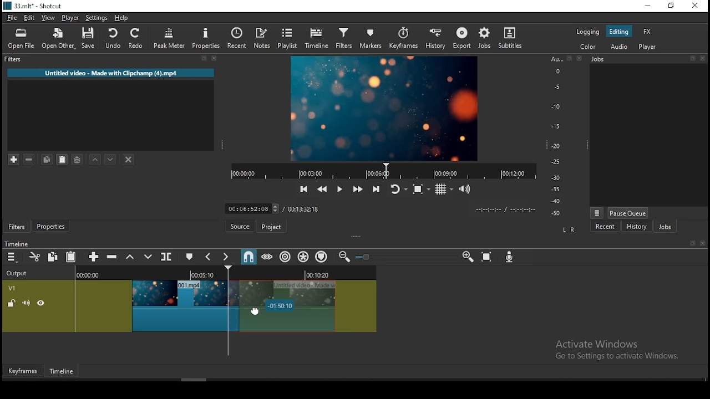 This screenshot has height=399, width=710. What do you see at coordinates (11, 303) in the screenshot?
I see `(un)lock` at bounding box center [11, 303].